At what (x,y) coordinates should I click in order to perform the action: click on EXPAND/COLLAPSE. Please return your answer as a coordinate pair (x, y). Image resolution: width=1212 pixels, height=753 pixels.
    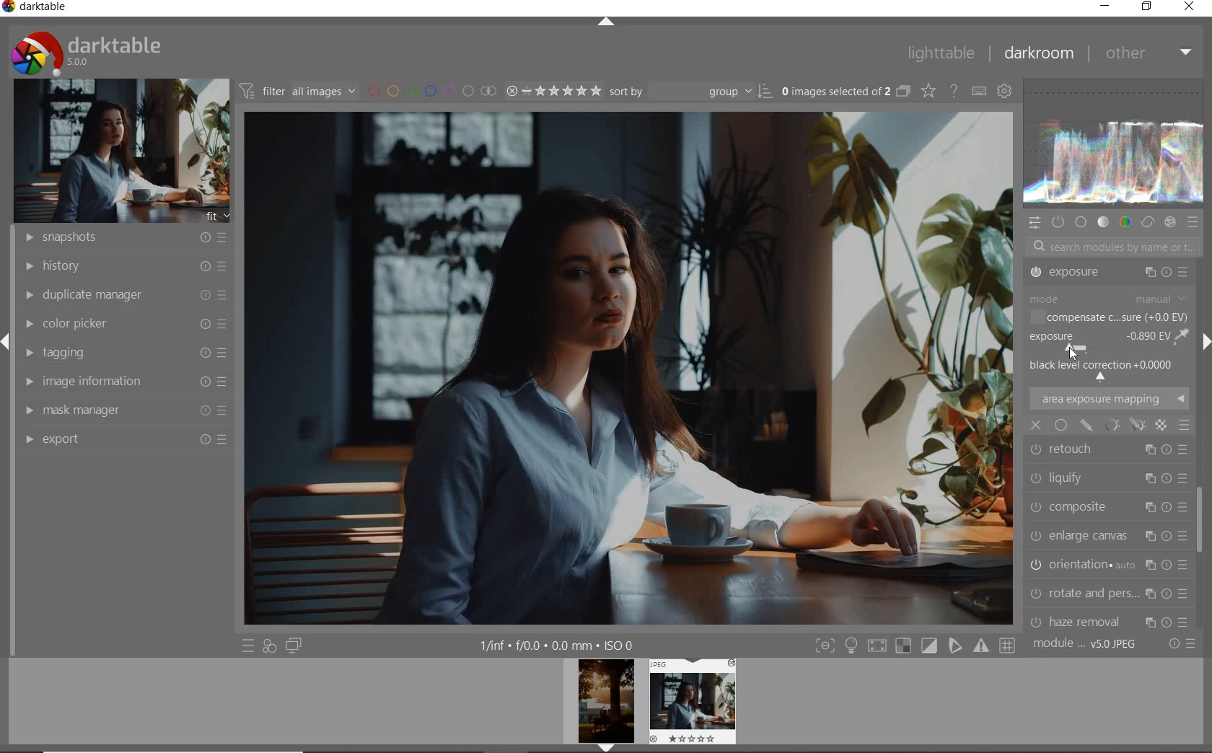
    Looking at the image, I should click on (607, 22).